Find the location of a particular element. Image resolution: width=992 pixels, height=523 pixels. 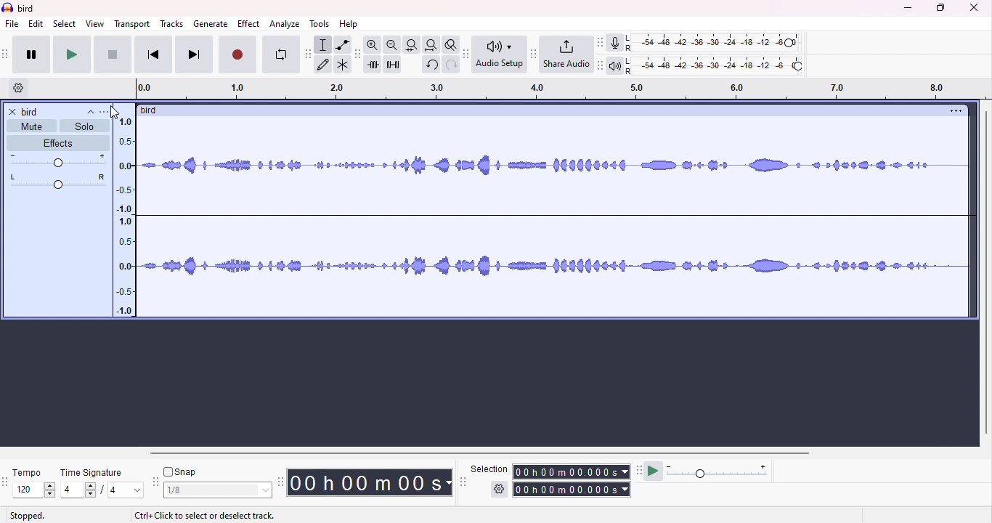

volume is located at coordinates (57, 161).